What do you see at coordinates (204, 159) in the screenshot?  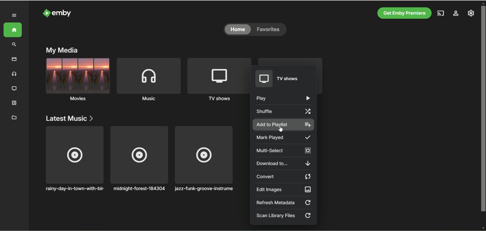 I see `music album` at bounding box center [204, 159].